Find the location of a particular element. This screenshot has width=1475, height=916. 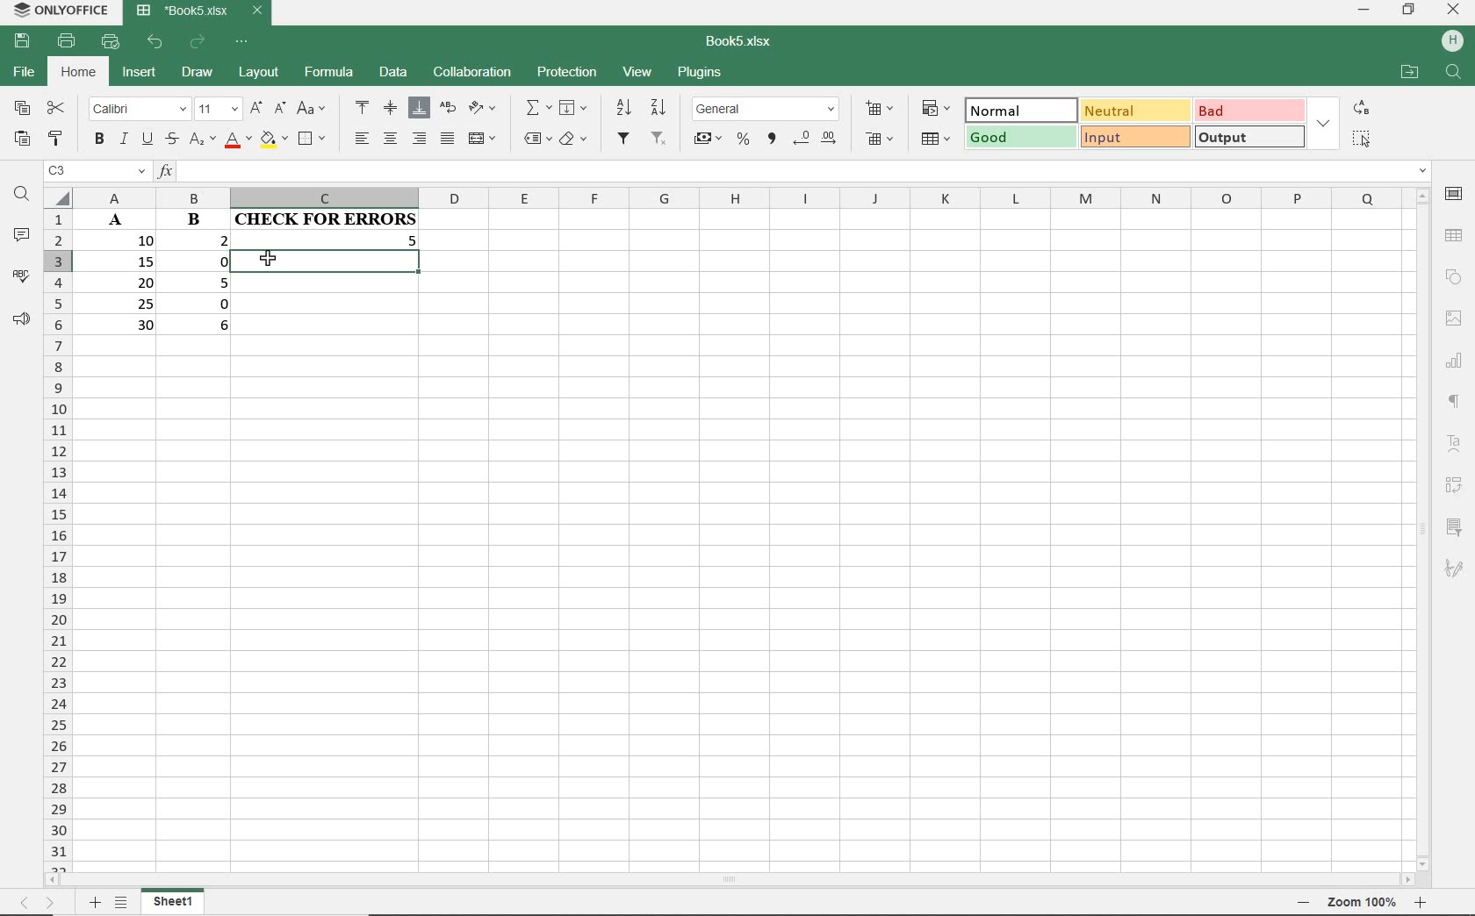

INPUT FUNCTION is located at coordinates (794, 172).